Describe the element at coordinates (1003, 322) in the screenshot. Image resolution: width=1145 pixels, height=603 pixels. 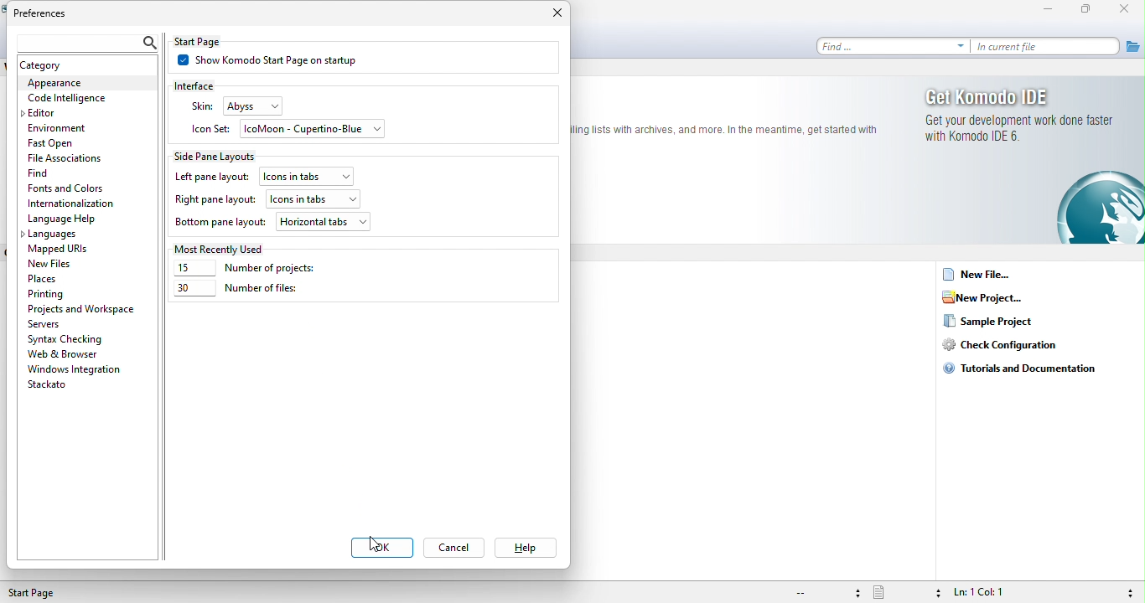
I see `sample project` at that location.